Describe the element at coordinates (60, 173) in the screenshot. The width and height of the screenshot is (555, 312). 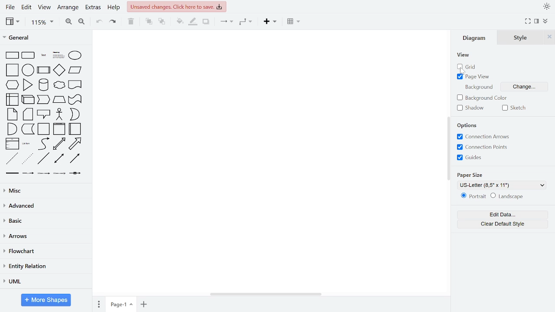
I see `connector with 3 labels` at that location.